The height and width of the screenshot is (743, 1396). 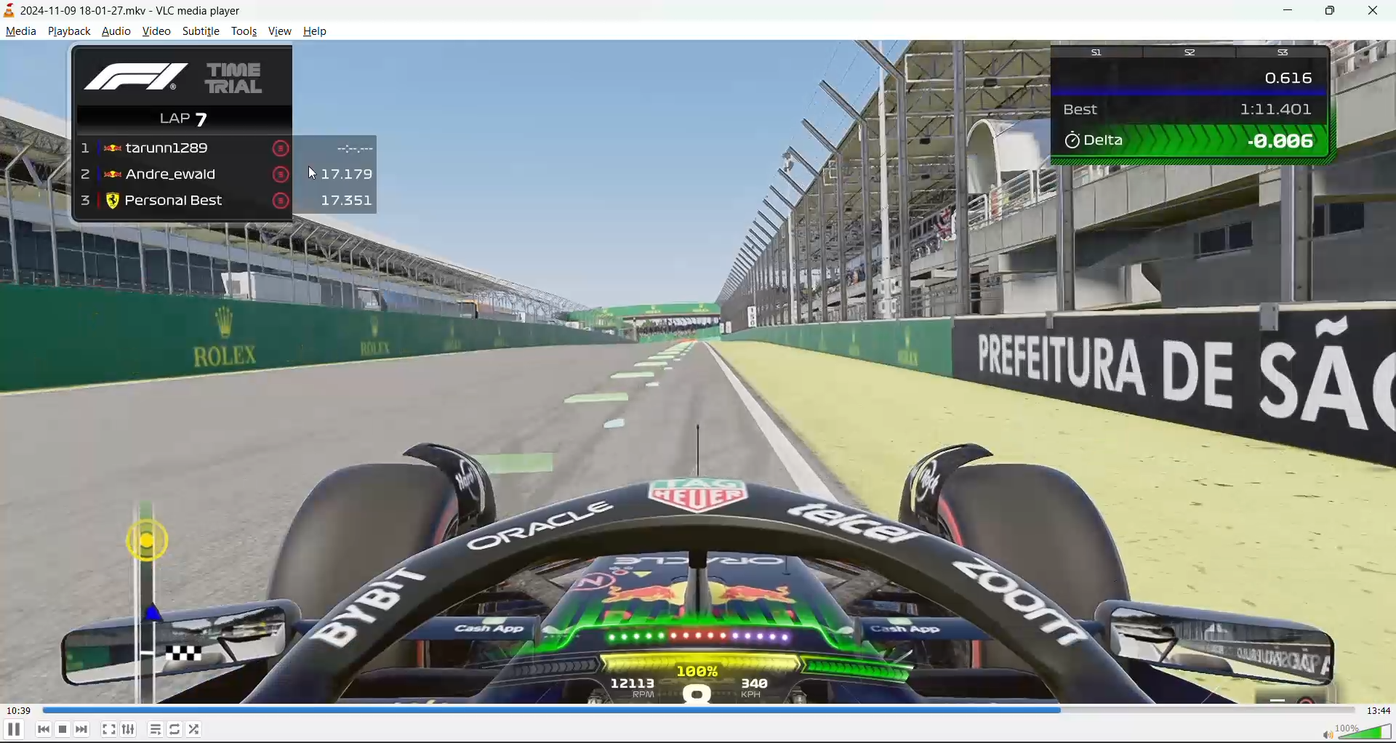 I want to click on volume, so click(x=1355, y=732).